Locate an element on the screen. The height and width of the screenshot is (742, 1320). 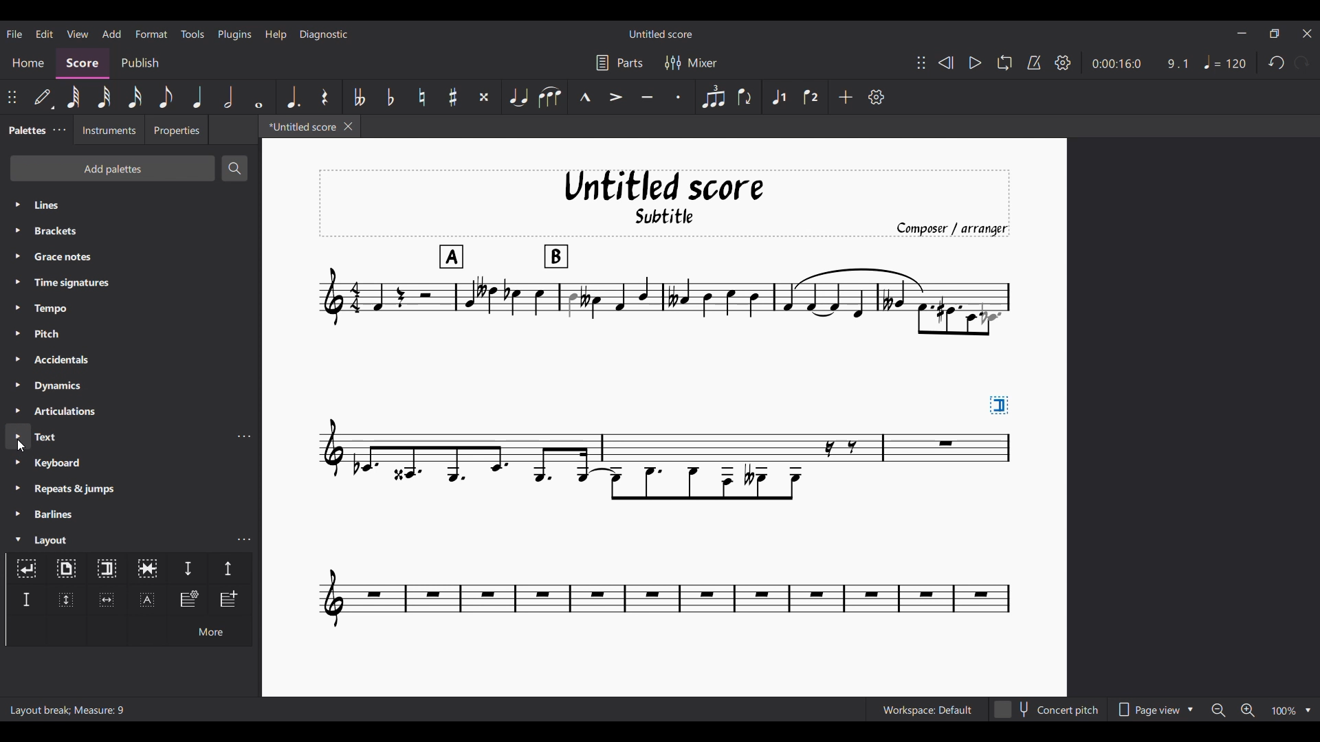
9.1 is located at coordinates (1177, 63).